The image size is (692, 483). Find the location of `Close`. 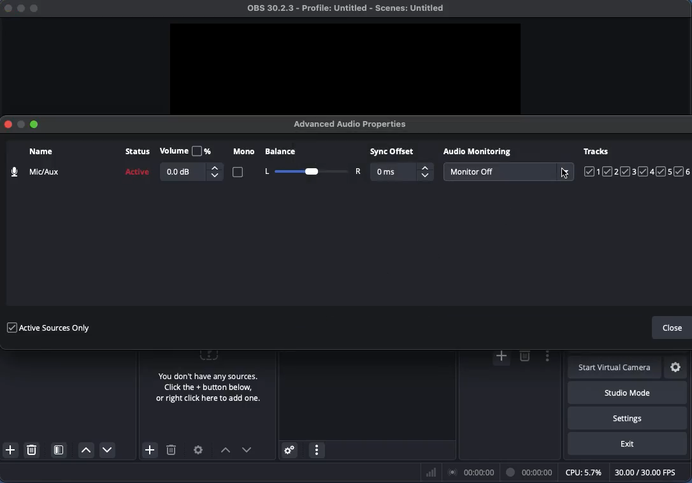

Close is located at coordinates (672, 329).